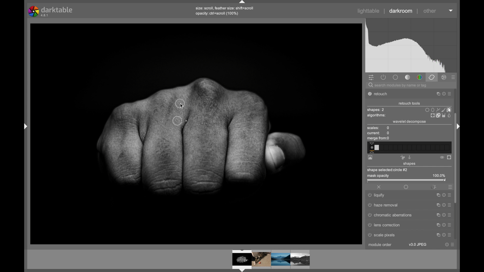 The width and height of the screenshot is (484, 272). I want to click on base, so click(395, 77).